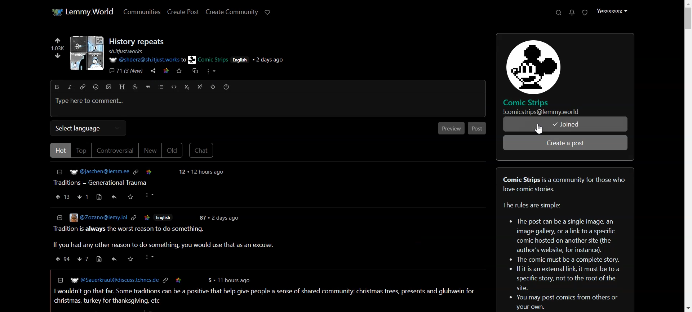  Describe the element at coordinates (138, 42) in the screenshot. I see `History repeat` at that location.